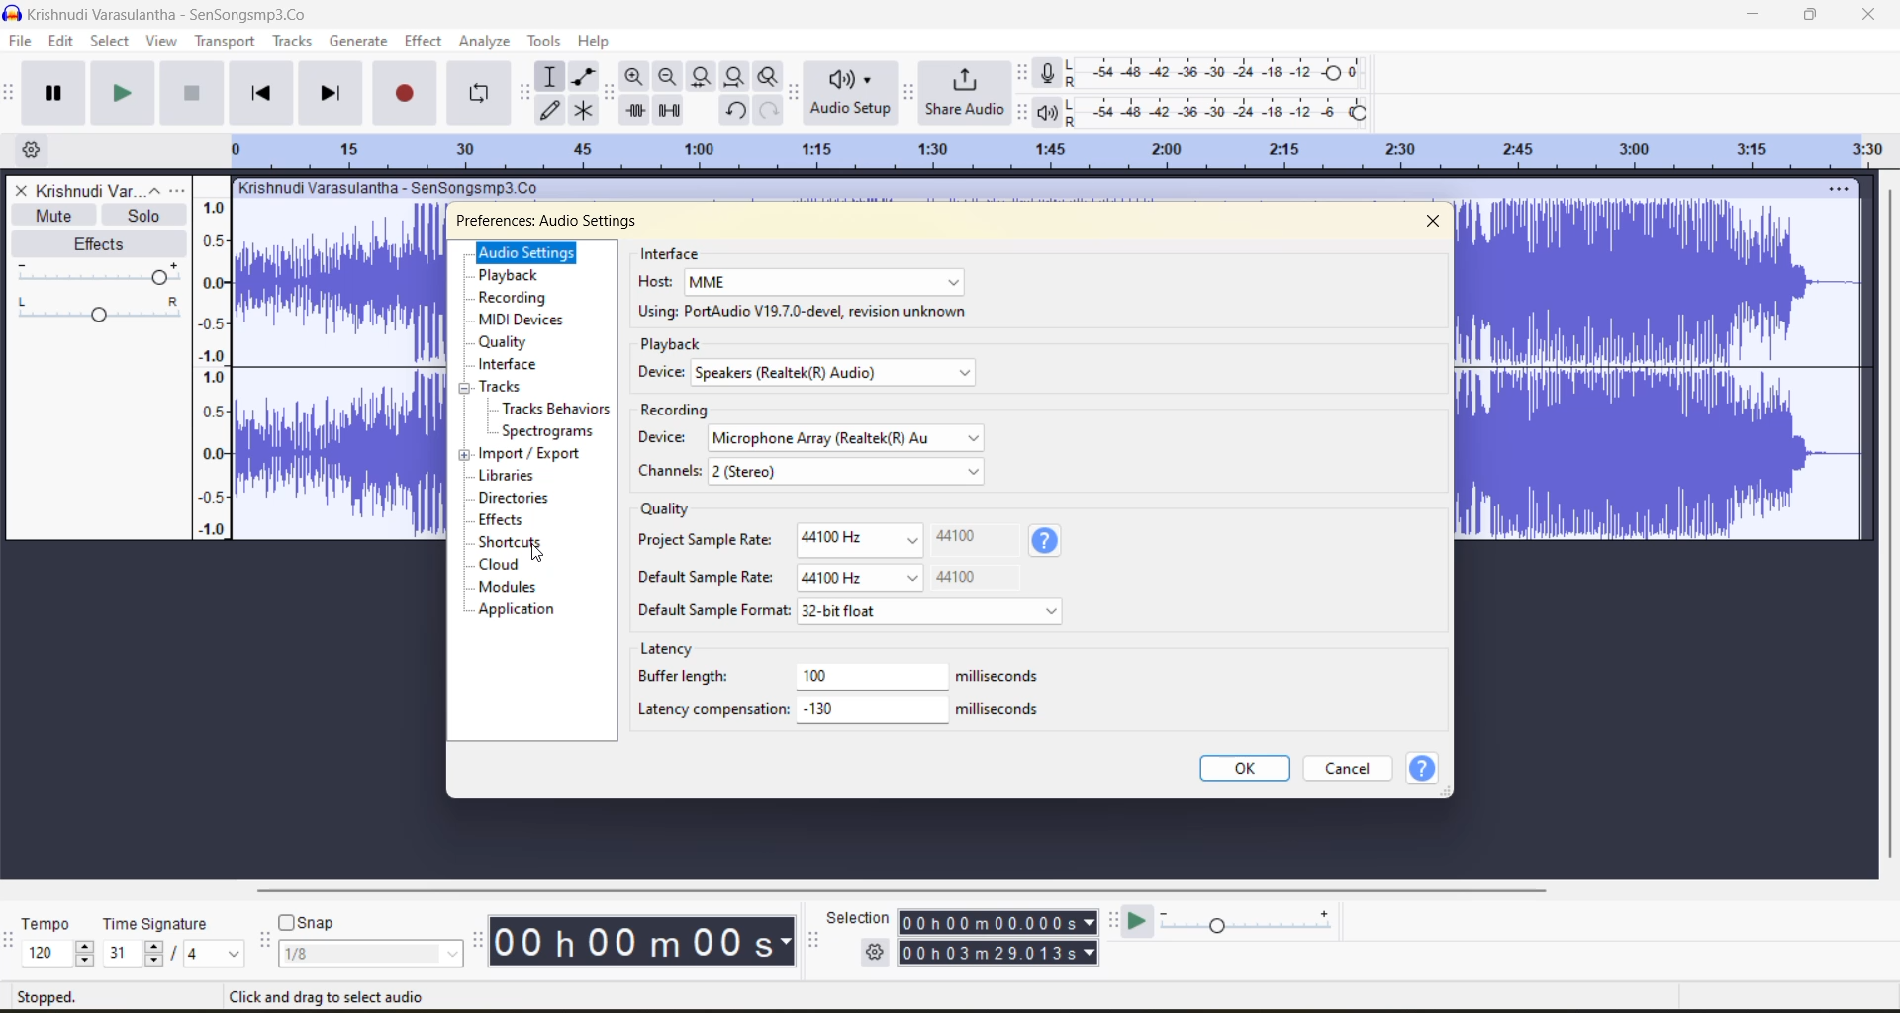  Describe the element at coordinates (330, 90) in the screenshot. I see `skip to end` at that location.